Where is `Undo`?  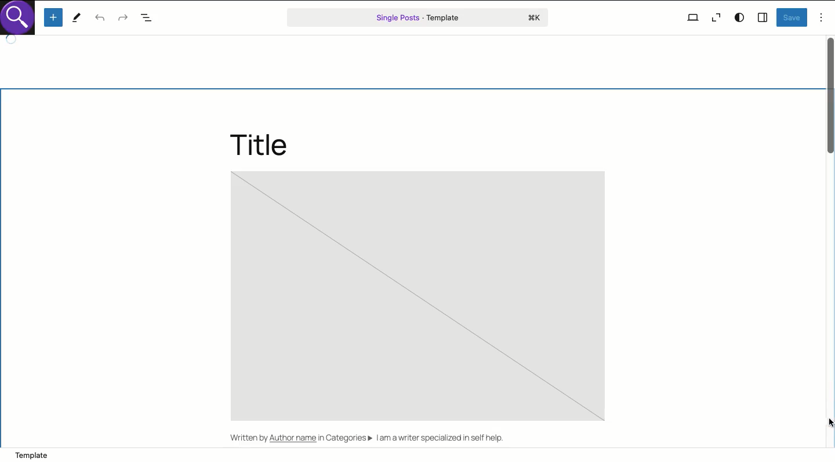
Undo is located at coordinates (100, 19).